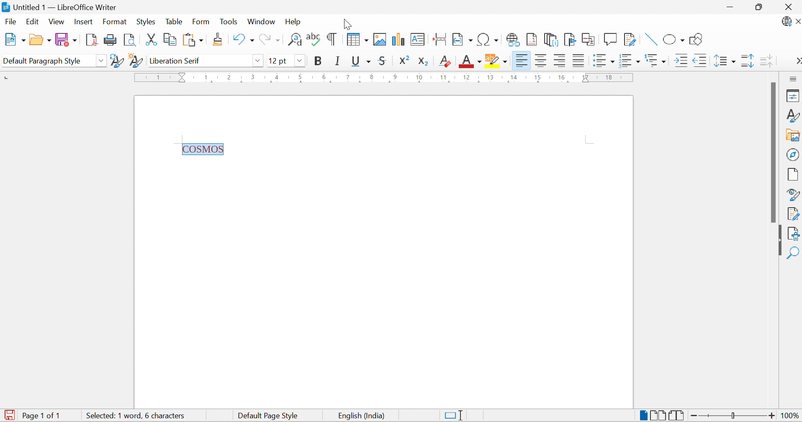 The width and height of the screenshot is (802, 422). I want to click on Styles, so click(145, 21).